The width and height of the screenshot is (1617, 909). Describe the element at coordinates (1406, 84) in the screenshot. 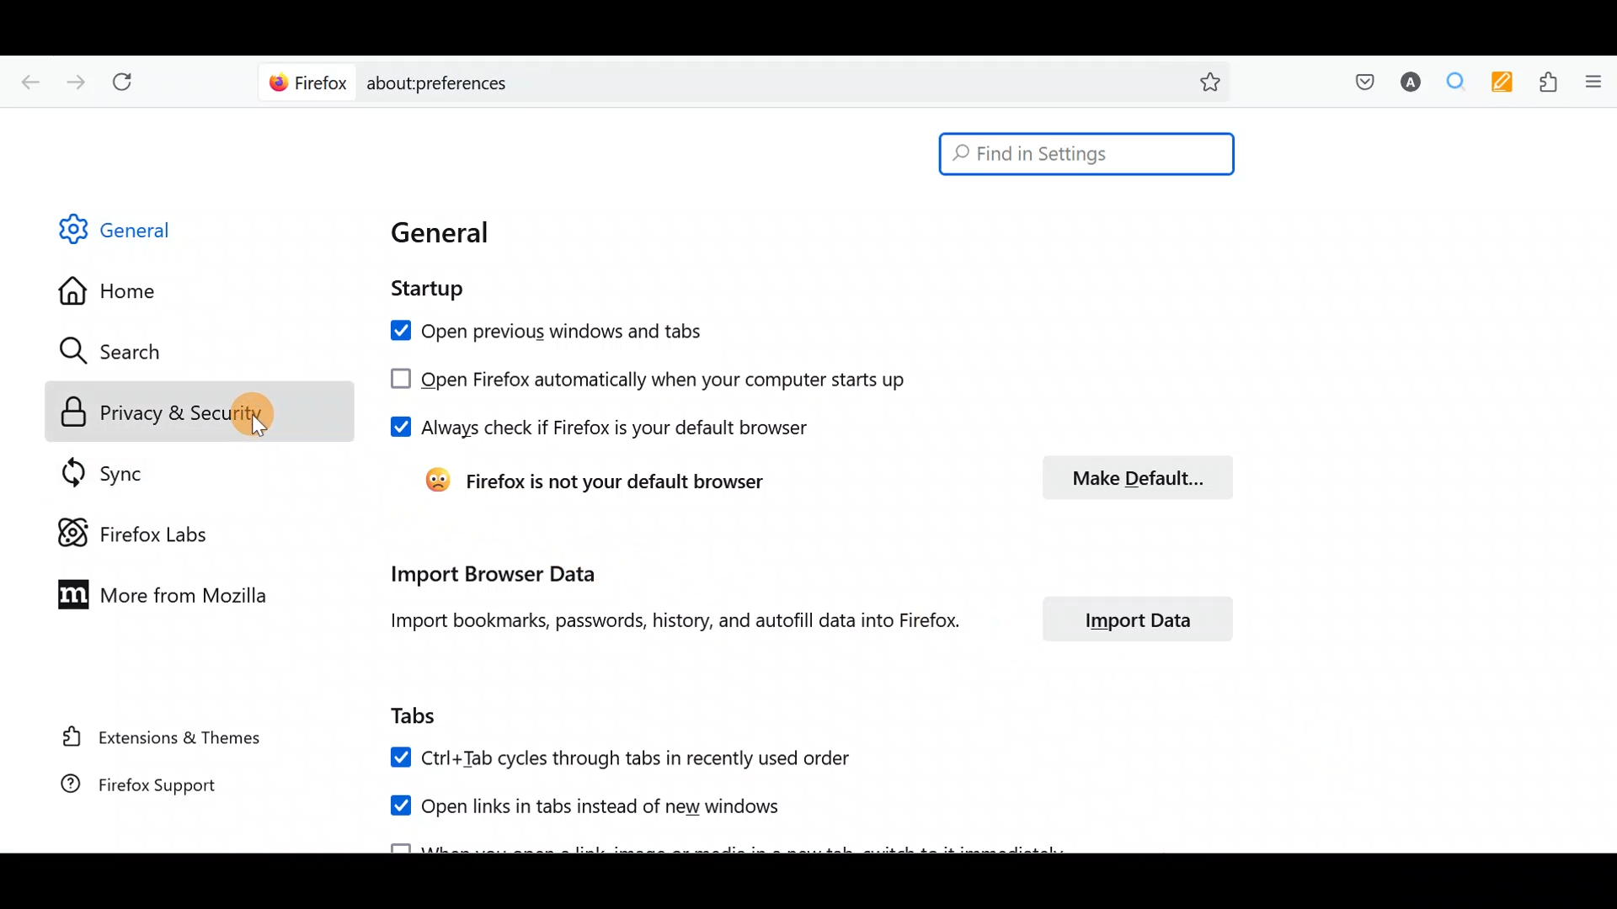

I see `Account name` at that location.